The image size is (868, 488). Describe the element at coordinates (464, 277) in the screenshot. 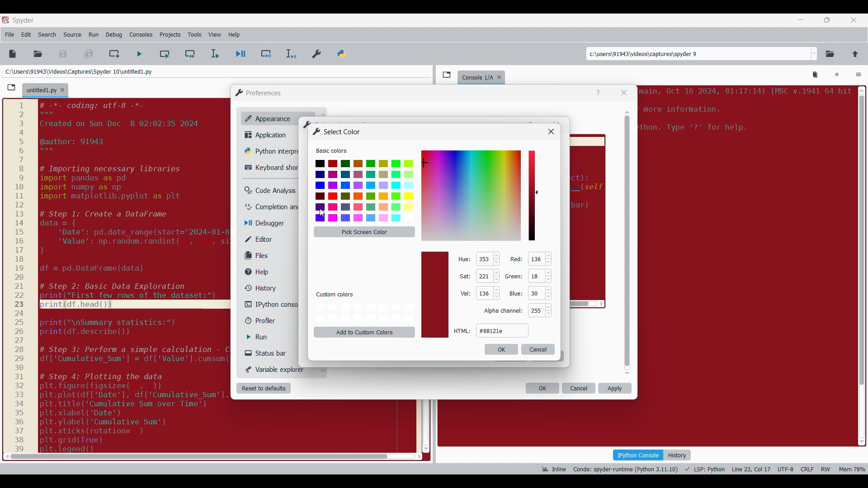

I see `sat` at that location.